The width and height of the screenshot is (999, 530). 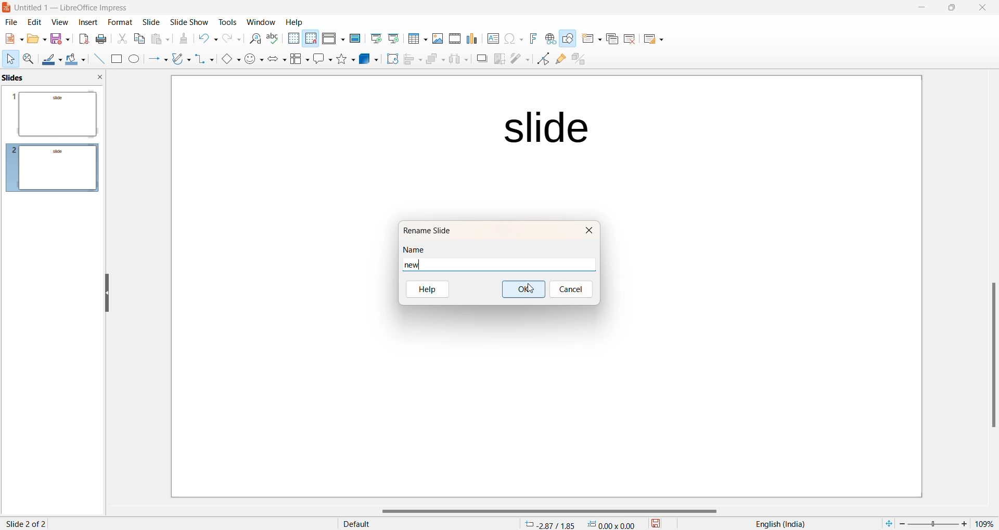 What do you see at coordinates (20, 77) in the screenshot?
I see `slide preview pane` at bounding box center [20, 77].